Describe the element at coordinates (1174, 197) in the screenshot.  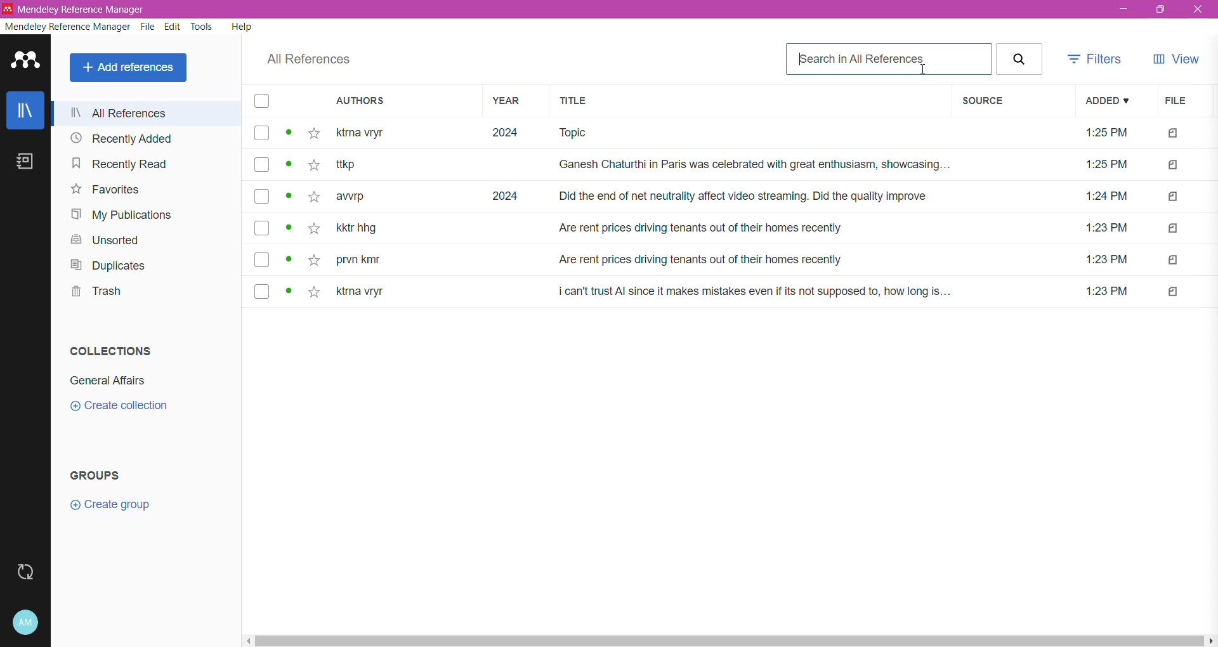
I see `file type` at that location.